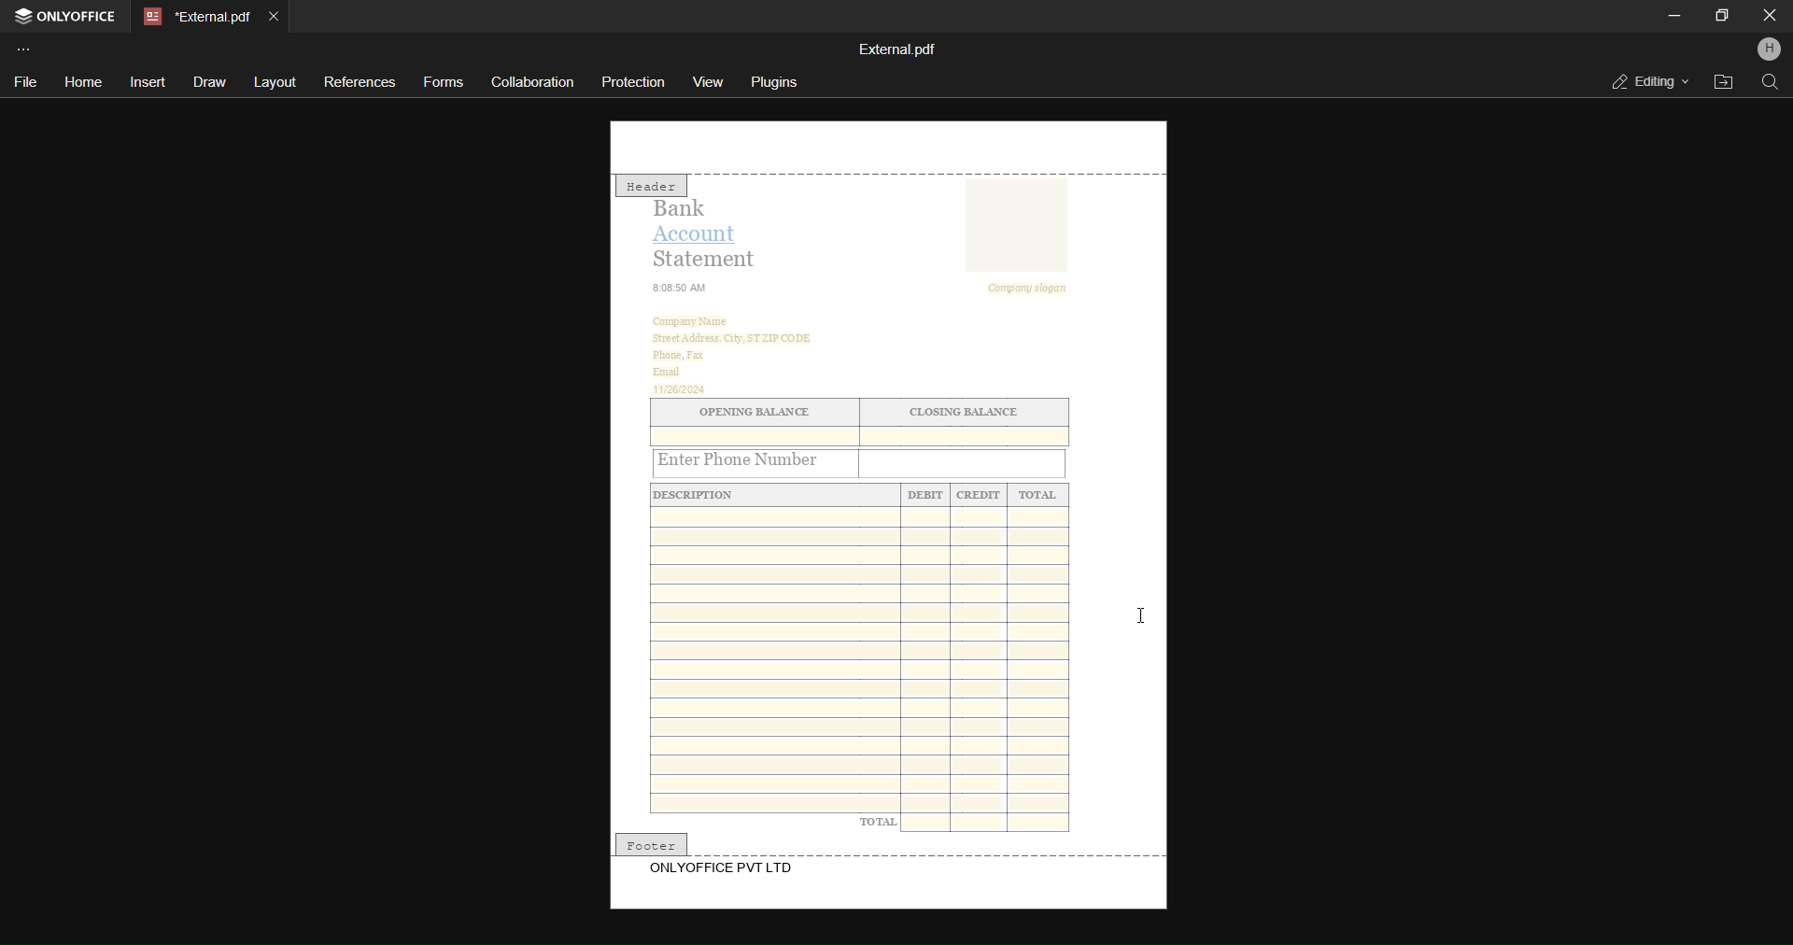 Image resolution: width=1793 pixels, height=945 pixels. Describe the element at coordinates (1038, 495) in the screenshot. I see `TOTAL` at that location.